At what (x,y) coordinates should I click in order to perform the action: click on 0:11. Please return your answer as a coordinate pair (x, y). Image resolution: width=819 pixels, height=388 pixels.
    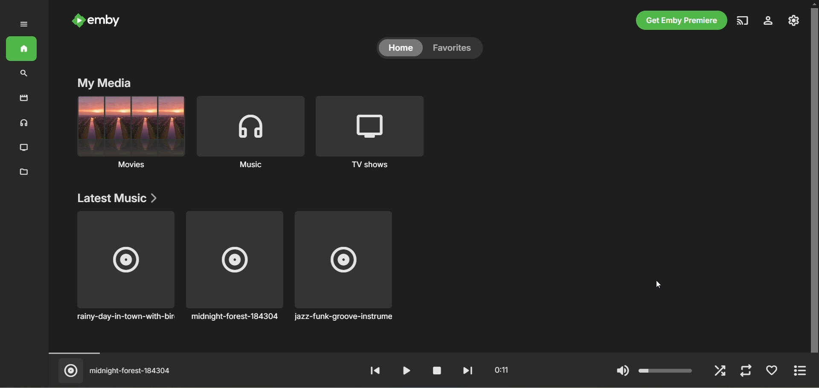
    Looking at the image, I should click on (498, 370).